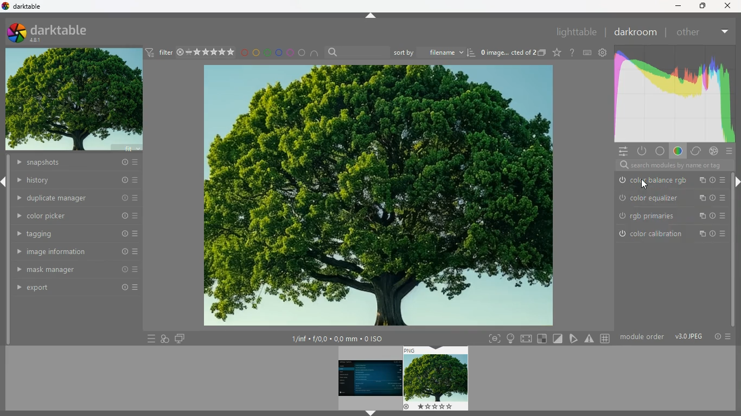  What do you see at coordinates (676, 6) in the screenshot?
I see `minimize` at bounding box center [676, 6].